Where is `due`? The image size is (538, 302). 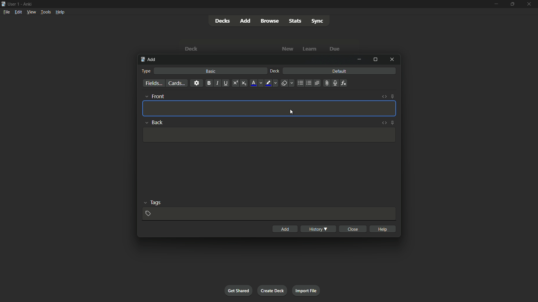 due is located at coordinates (335, 49).